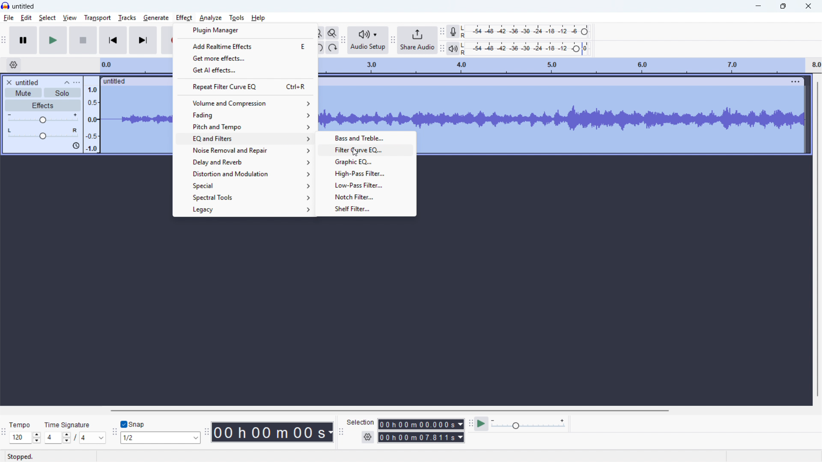 This screenshot has width=822, height=462. I want to click on pan: centre, so click(43, 133).